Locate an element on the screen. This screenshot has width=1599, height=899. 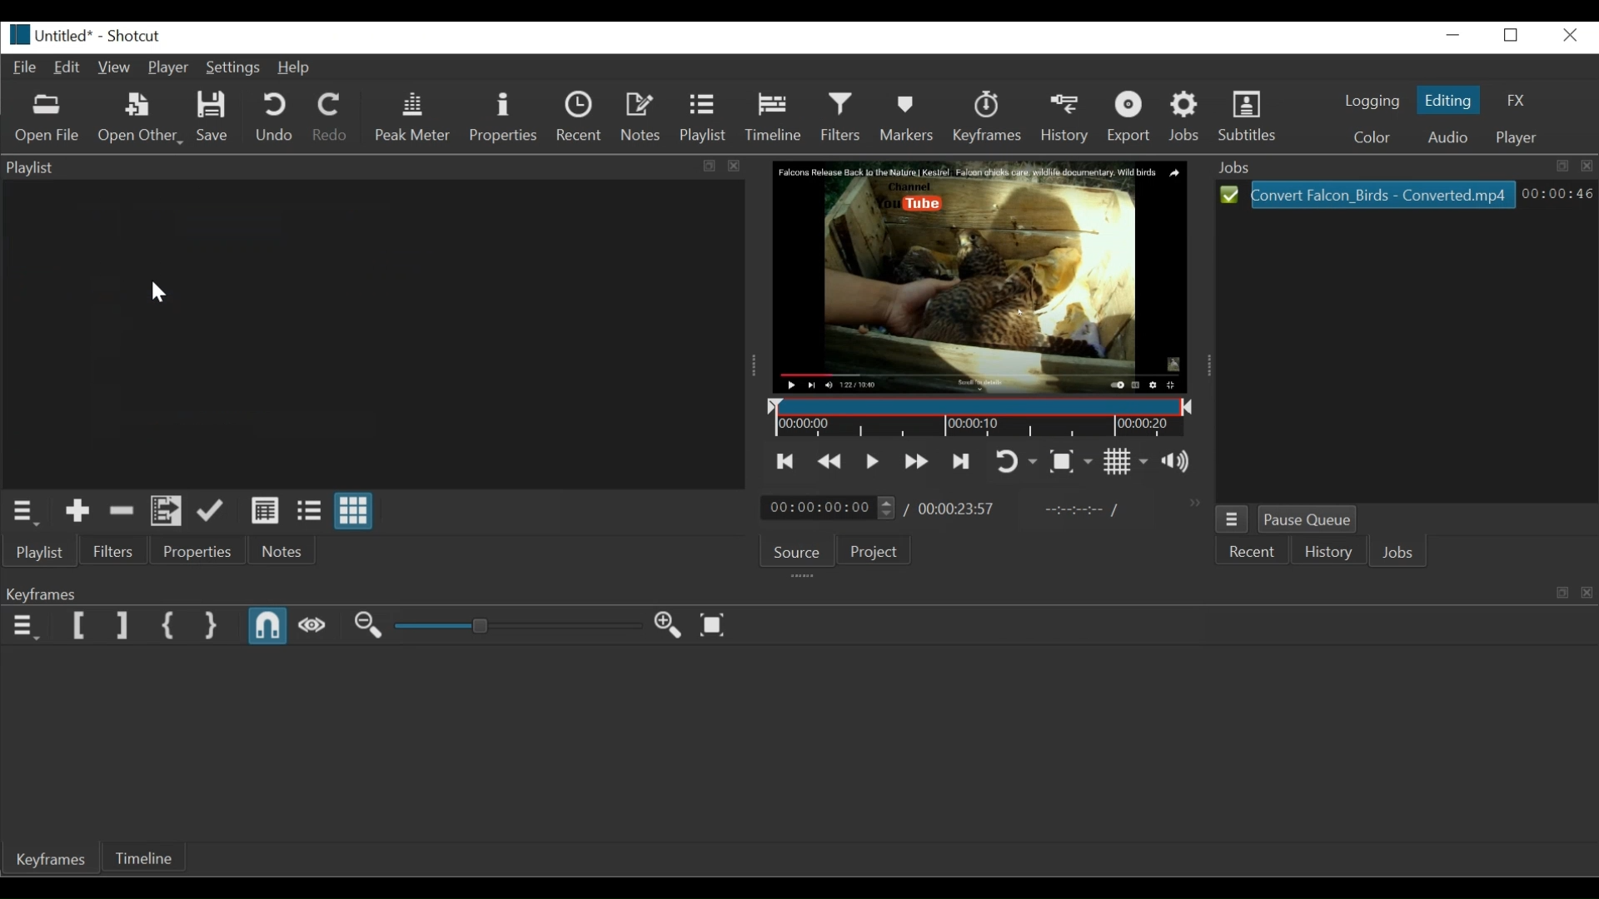
Help is located at coordinates (296, 68).